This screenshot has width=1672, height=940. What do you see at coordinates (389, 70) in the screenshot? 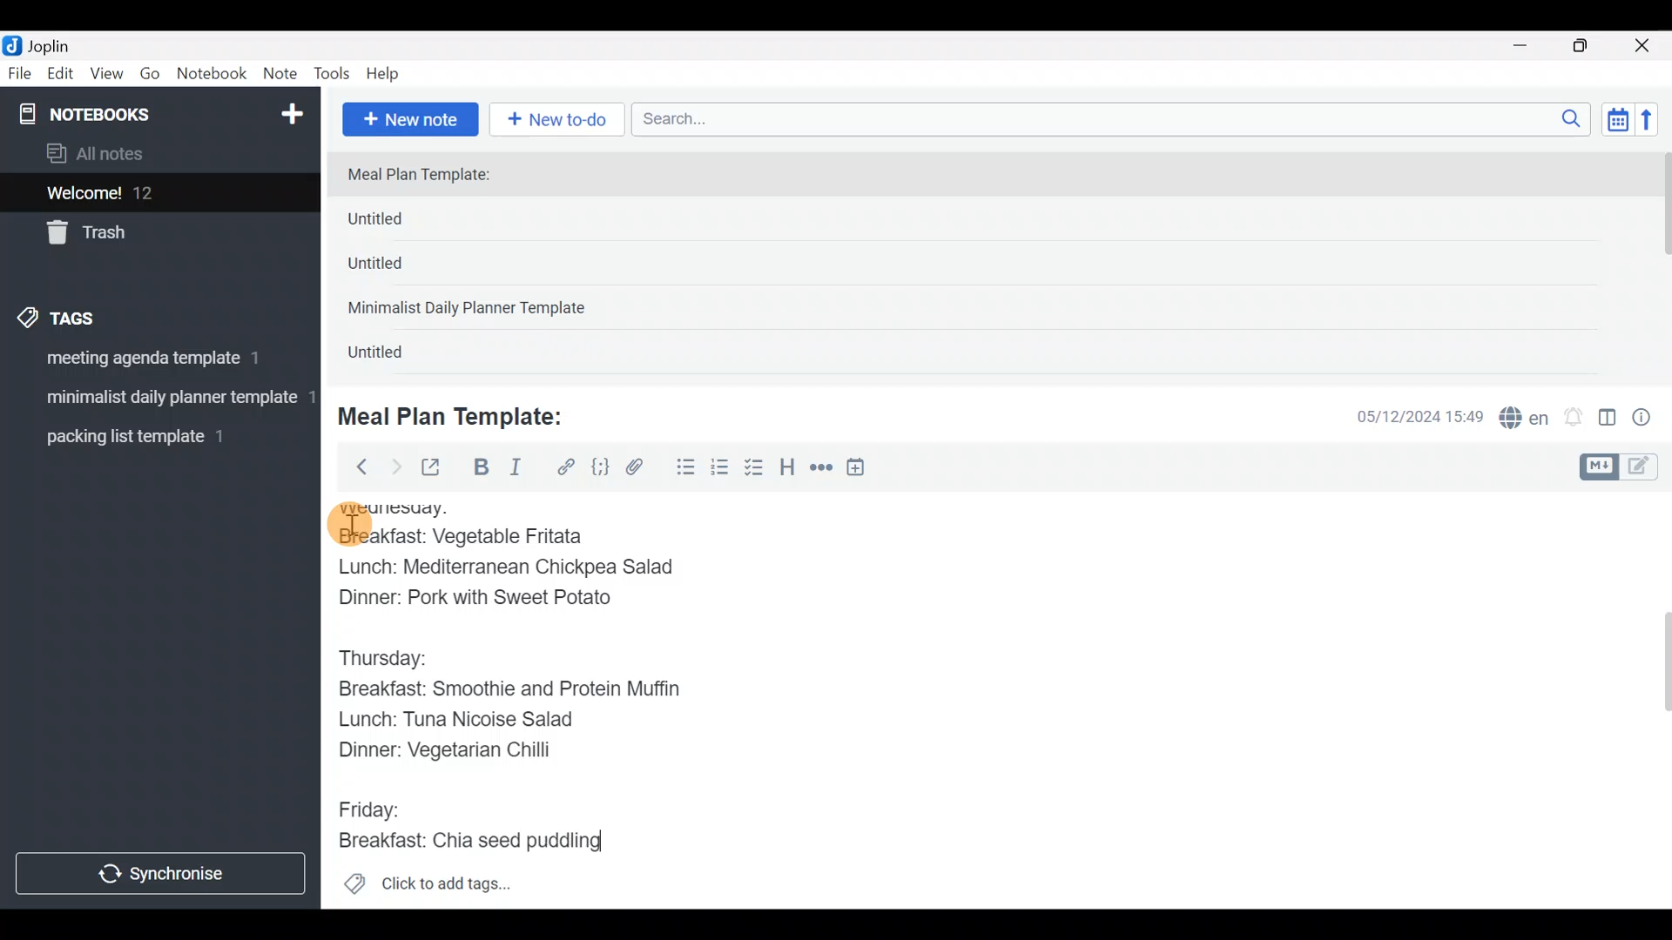
I see `Help` at bounding box center [389, 70].